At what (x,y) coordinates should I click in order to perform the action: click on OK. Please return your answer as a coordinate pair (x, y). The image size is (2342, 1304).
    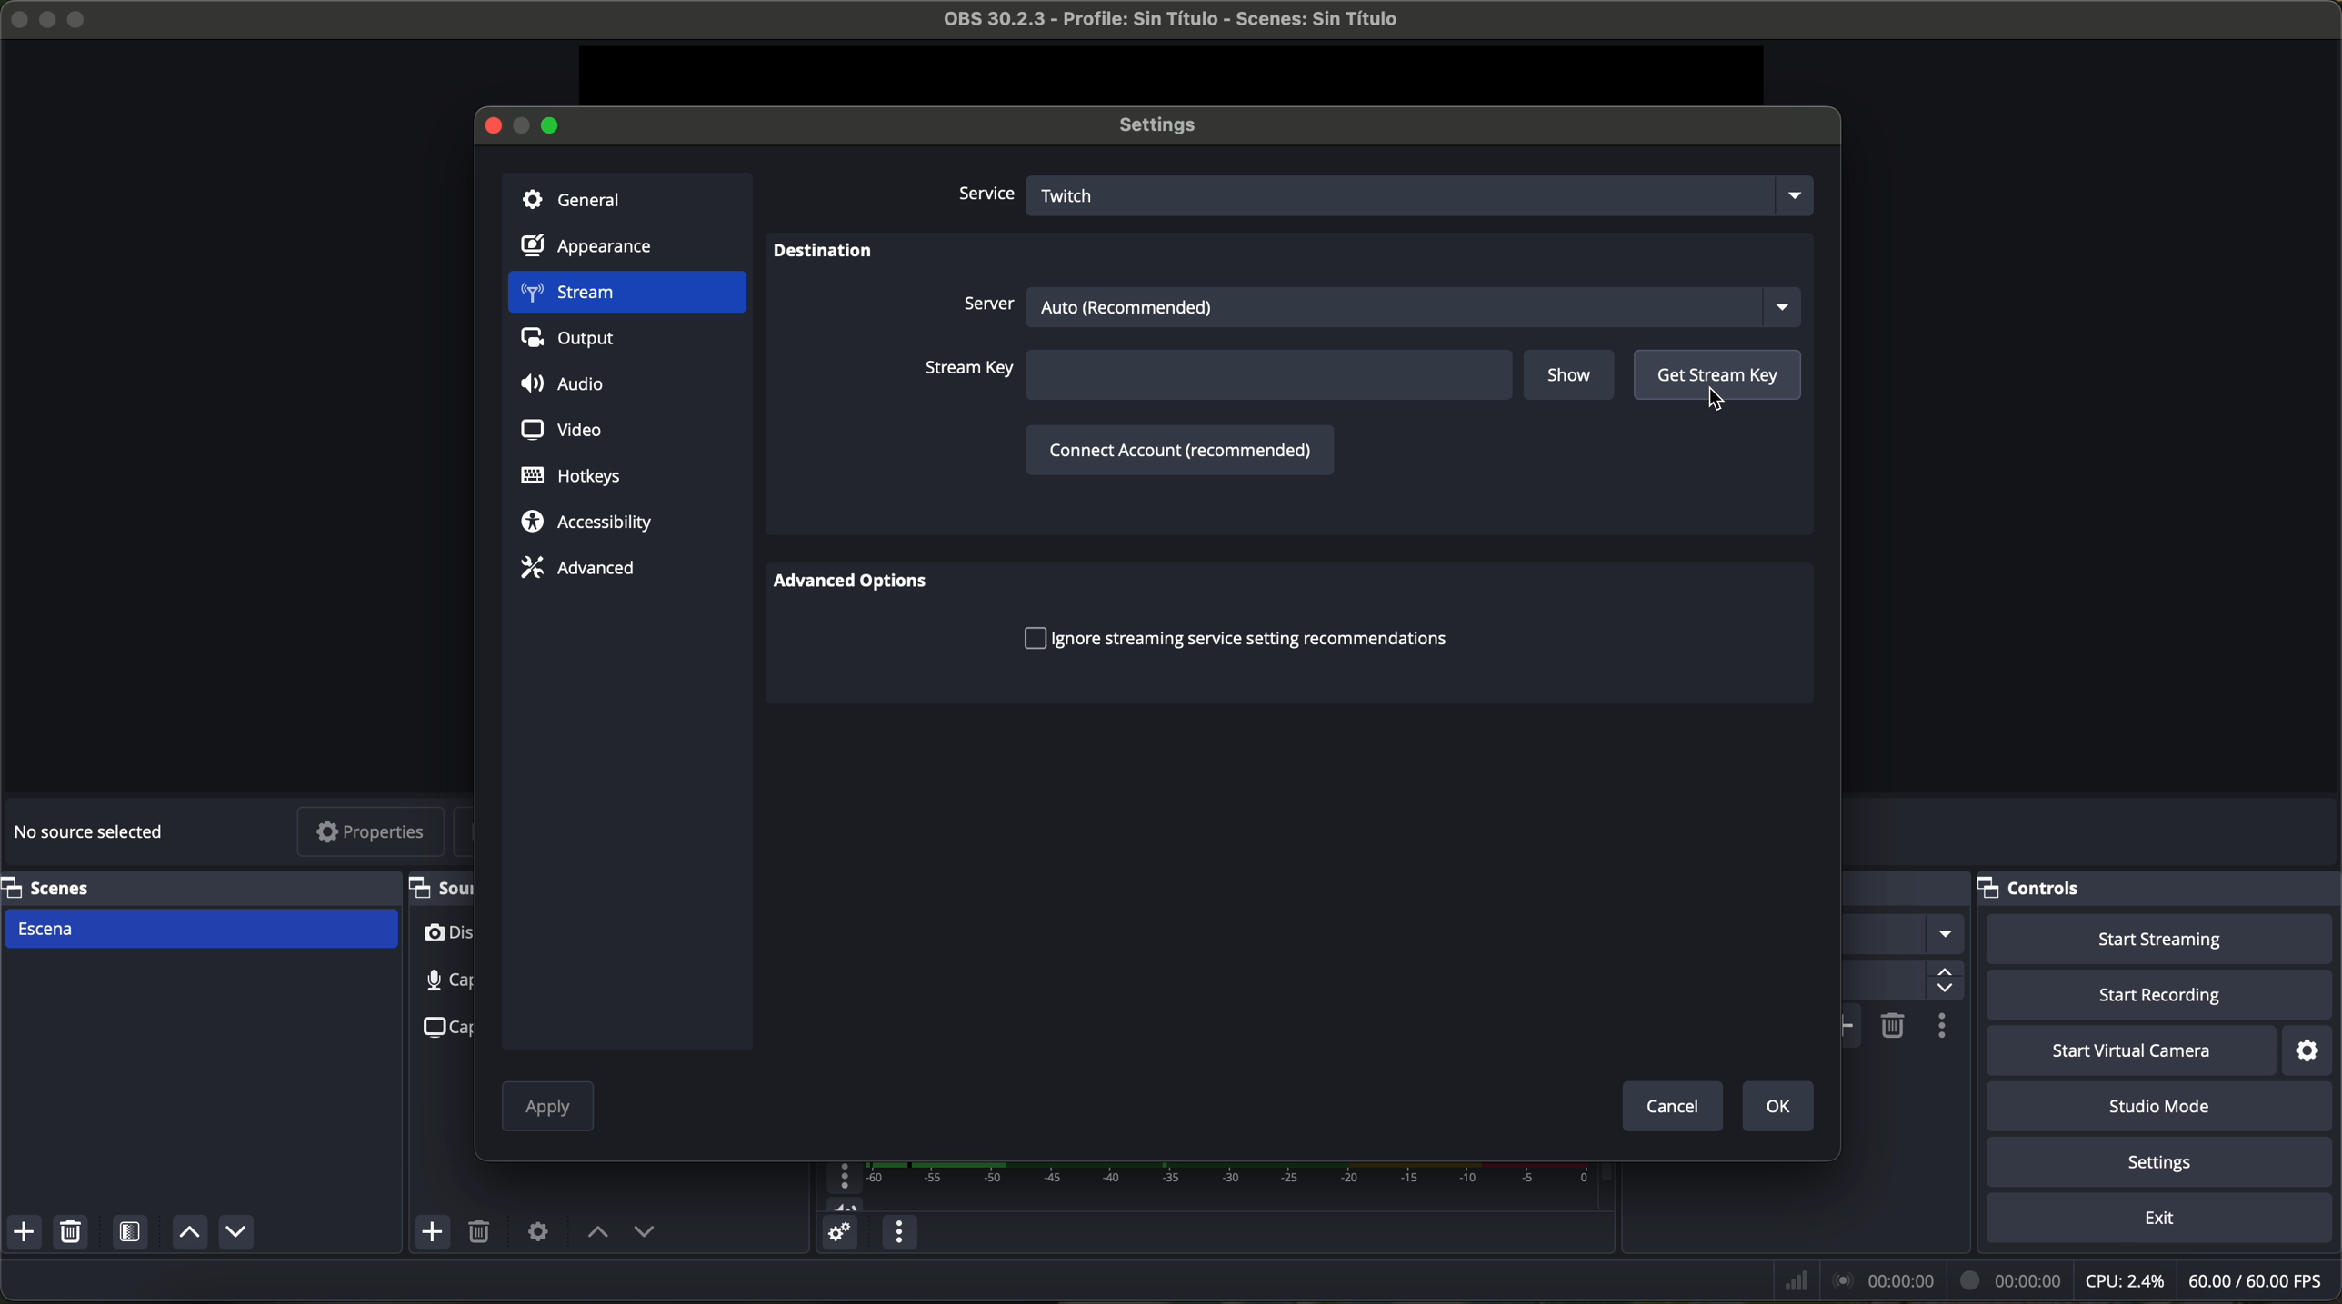
    Looking at the image, I should click on (1774, 1105).